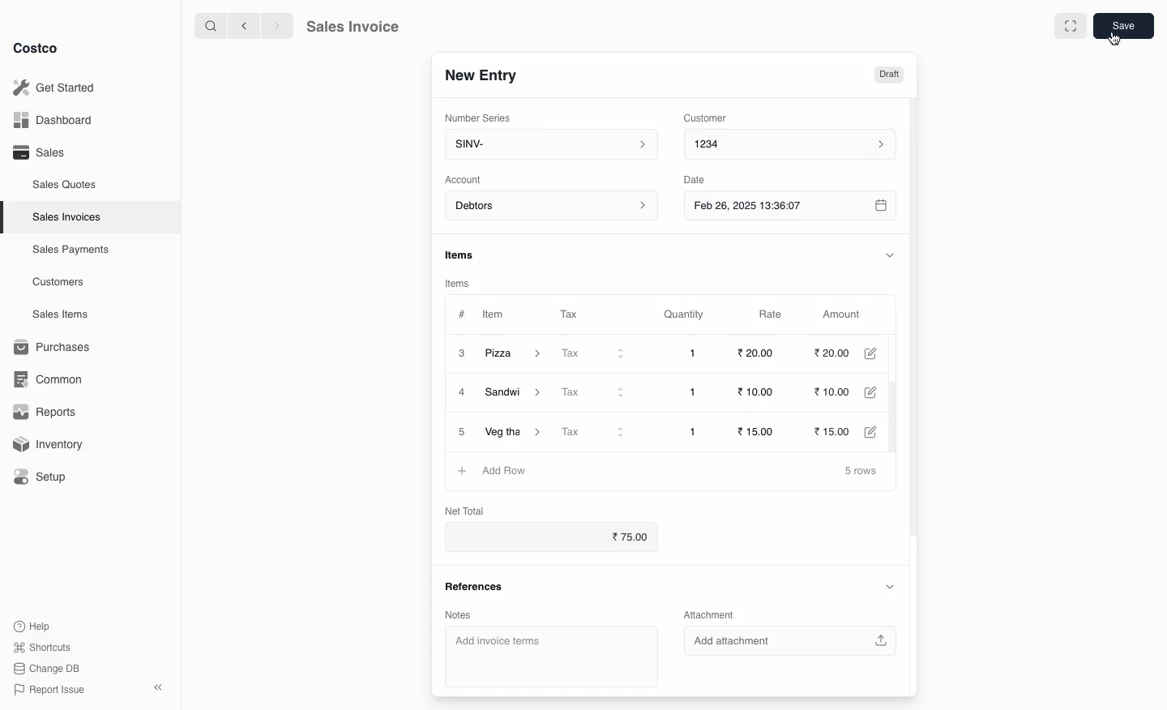 The image size is (1167, 710). I want to click on Item, so click(495, 316).